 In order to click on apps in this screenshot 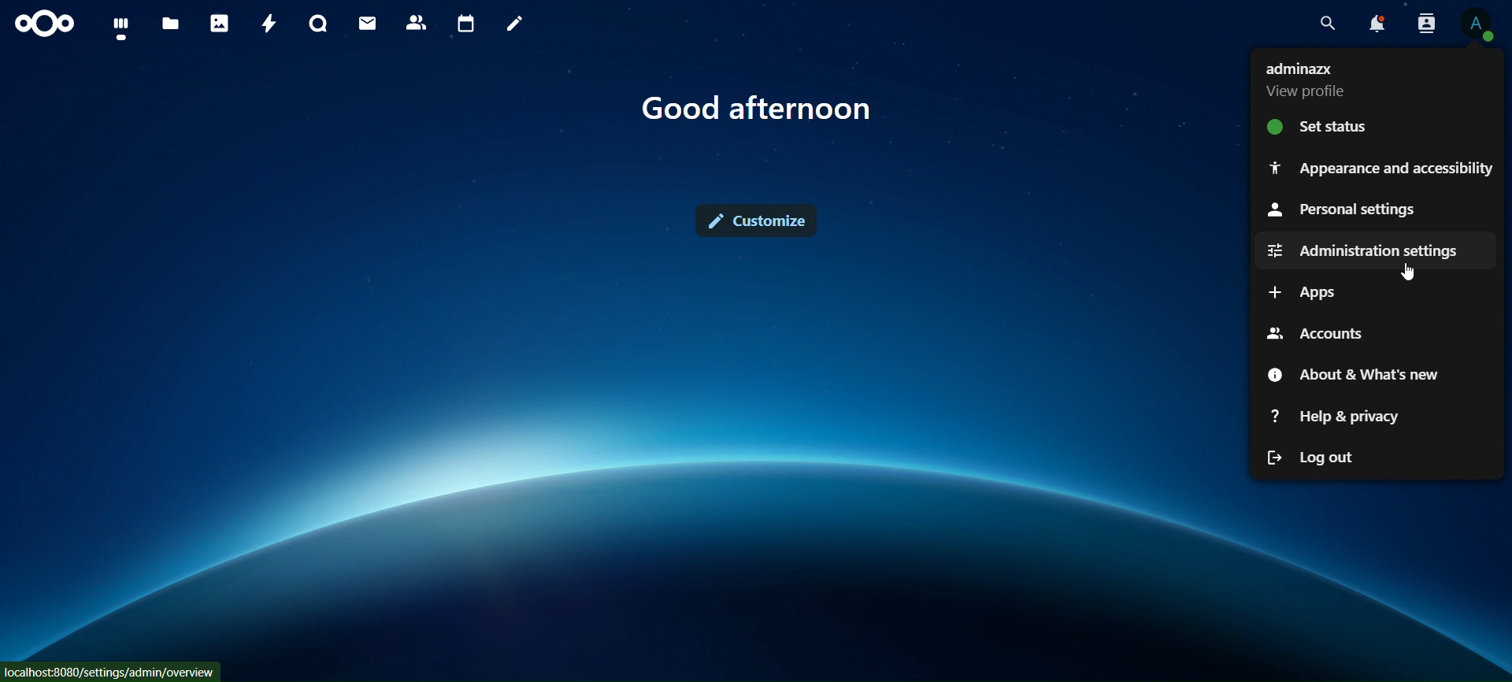, I will do `click(1303, 292)`.